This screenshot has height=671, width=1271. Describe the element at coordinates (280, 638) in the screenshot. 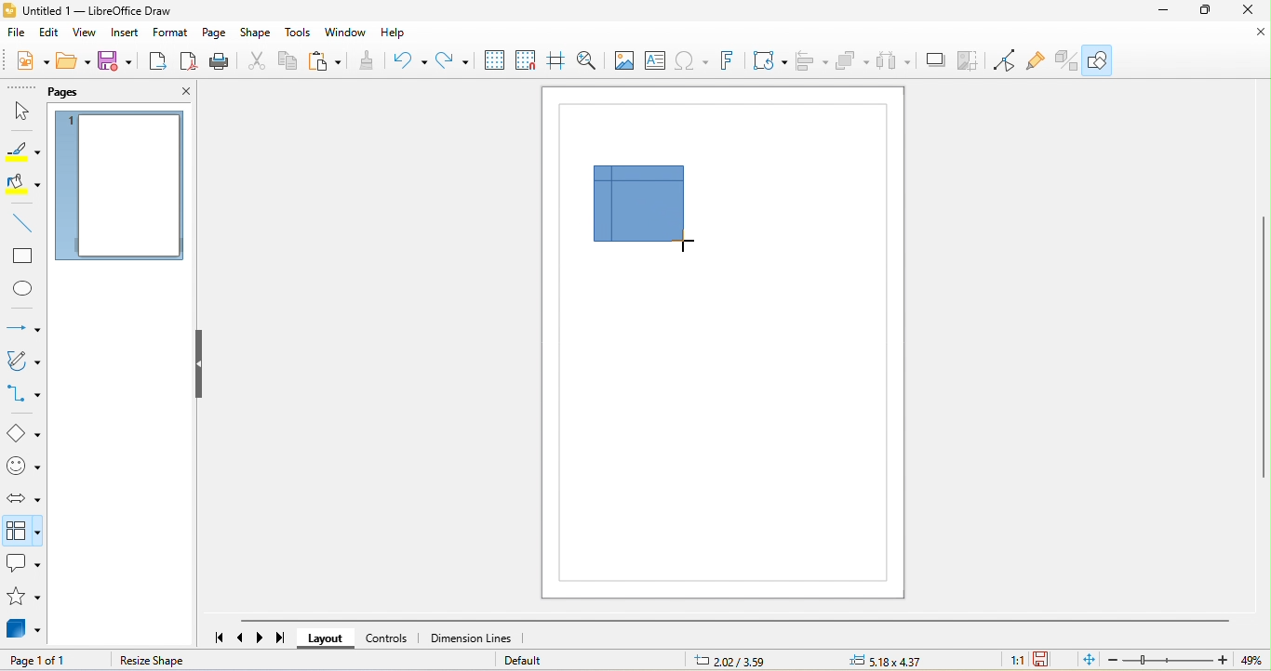

I see `scroll to last page` at that location.